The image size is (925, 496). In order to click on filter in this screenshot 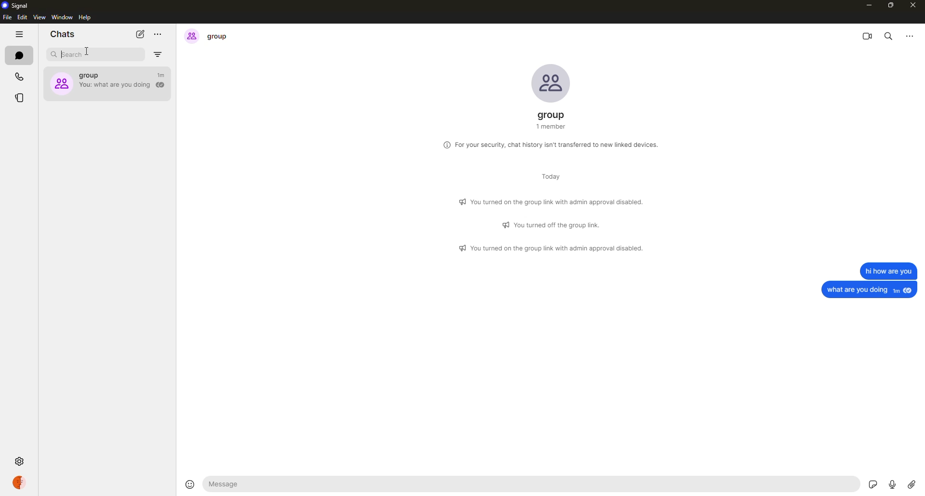, I will do `click(159, 54)`.